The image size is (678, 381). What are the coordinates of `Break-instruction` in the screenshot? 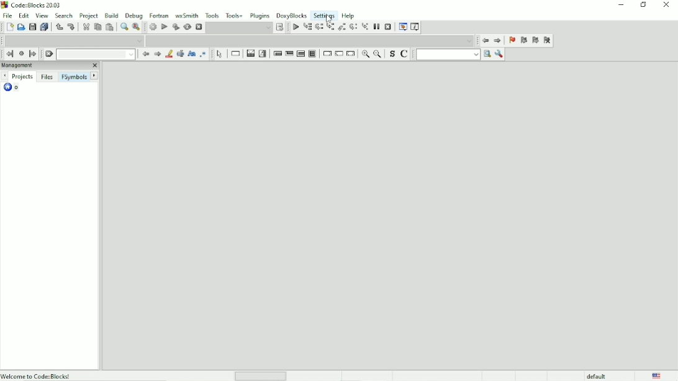 It's located at (327, 54).